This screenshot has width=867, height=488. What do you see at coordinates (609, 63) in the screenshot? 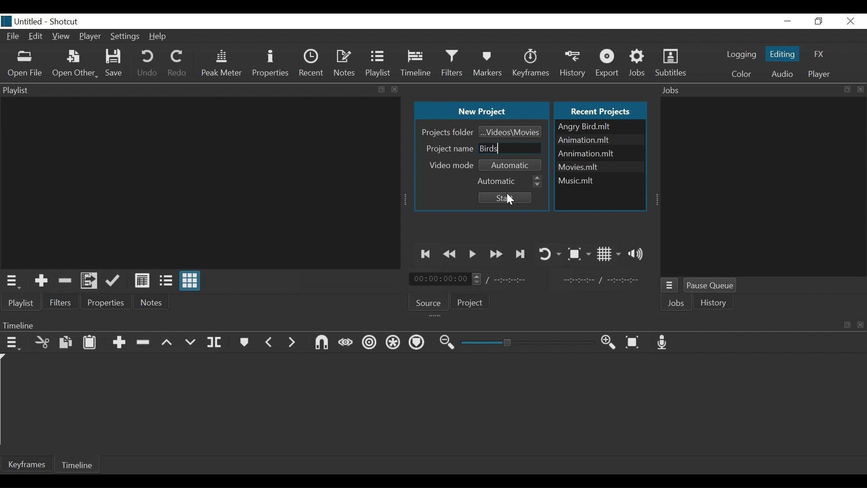
I see `Export` at bounding box center [609, 63].